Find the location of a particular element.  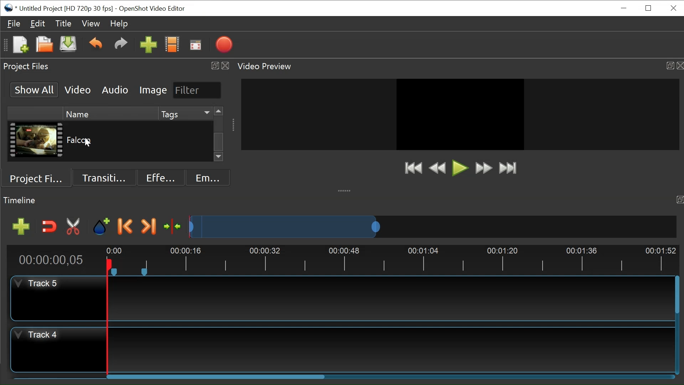

Center the timeline on the playhead is located at coordinates (171, 226).